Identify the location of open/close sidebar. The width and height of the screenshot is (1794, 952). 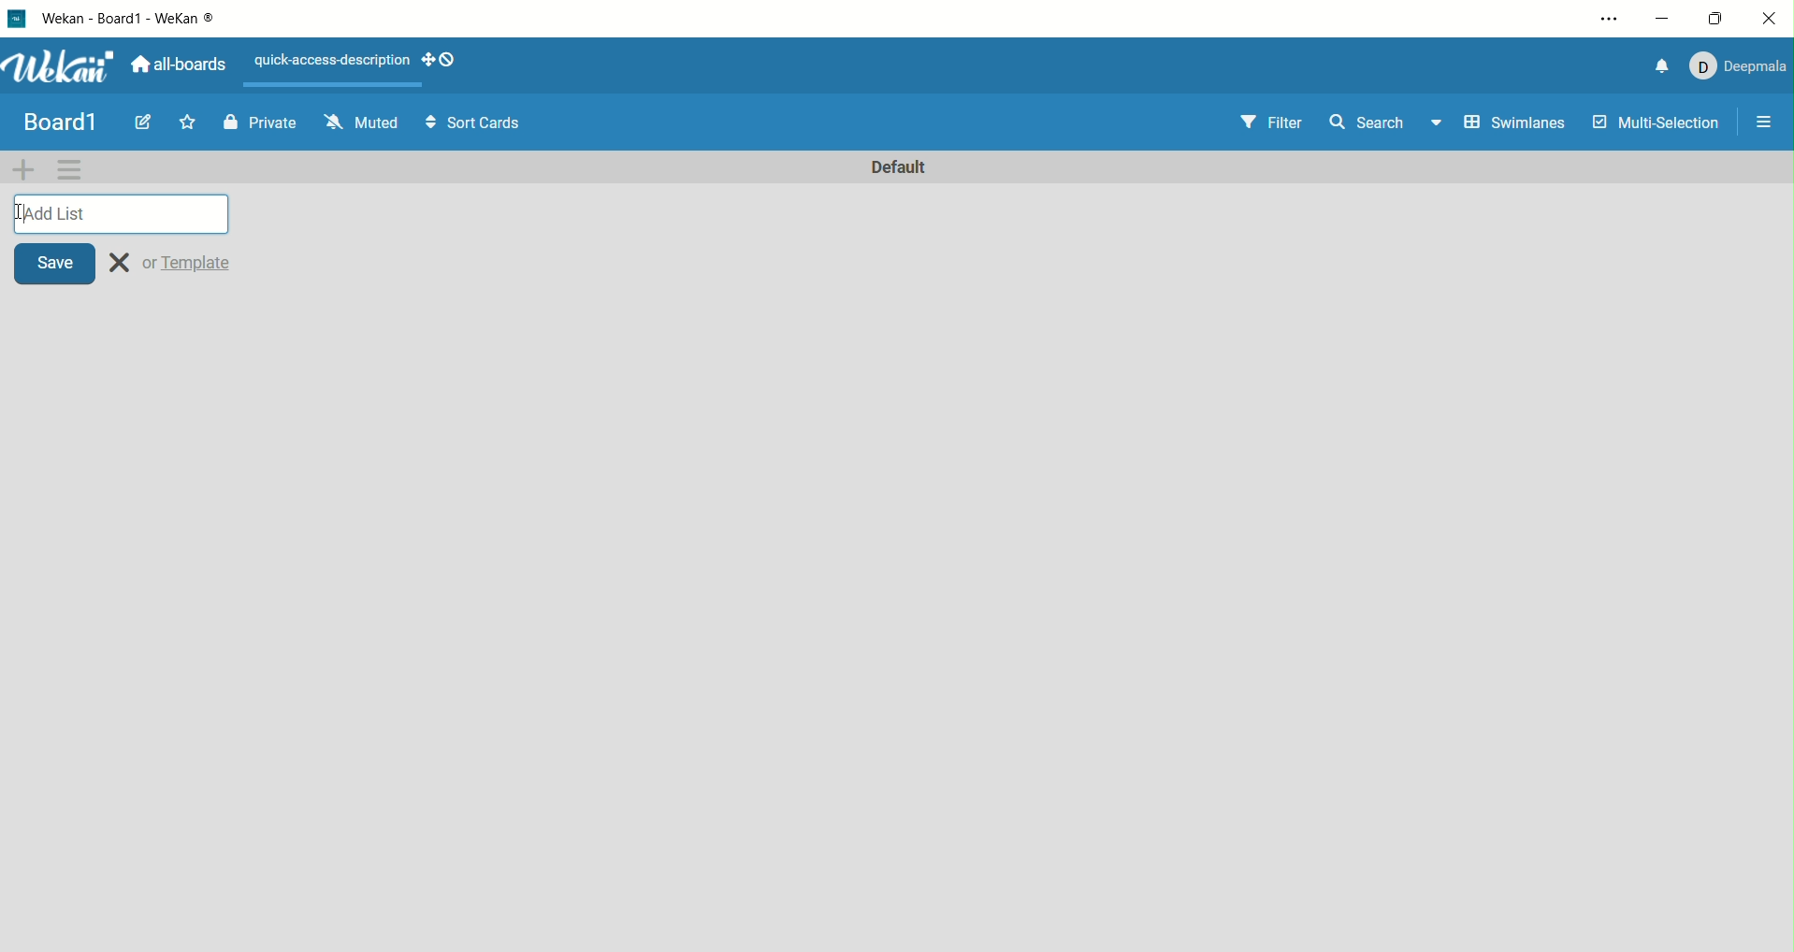
(1770, 119).